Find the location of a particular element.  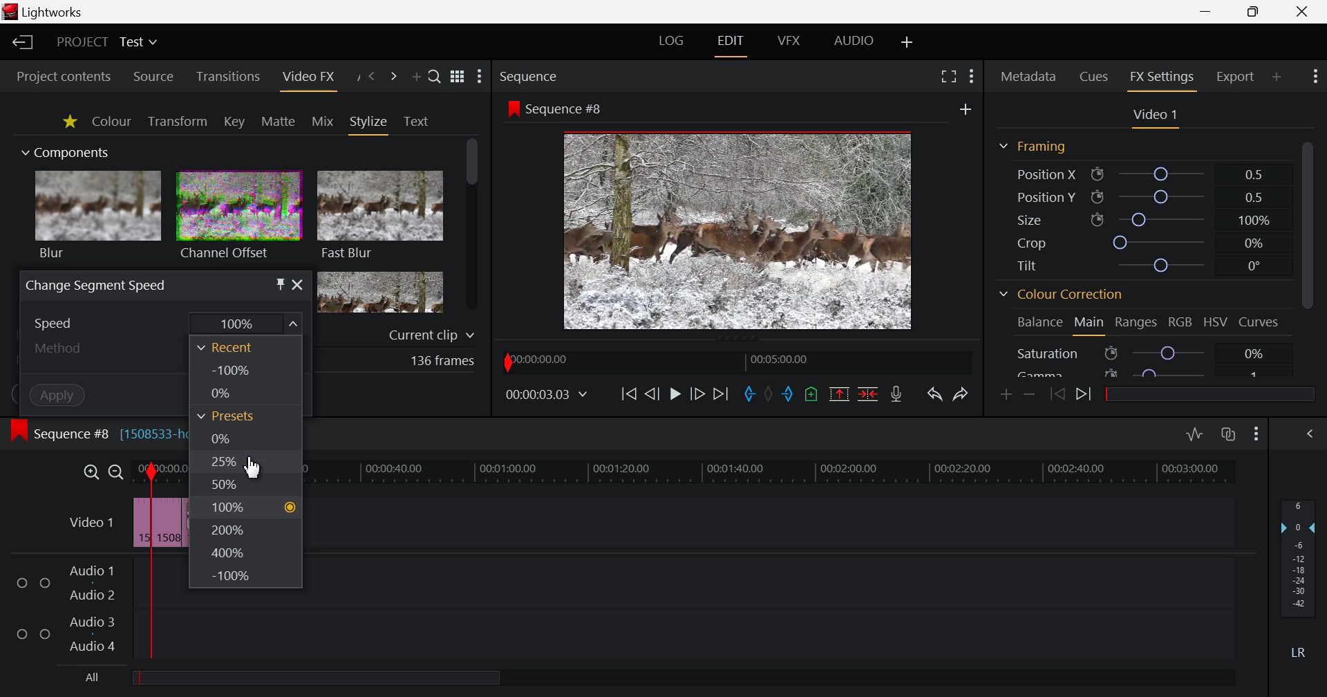

To End is located at coordinates (721, 395).